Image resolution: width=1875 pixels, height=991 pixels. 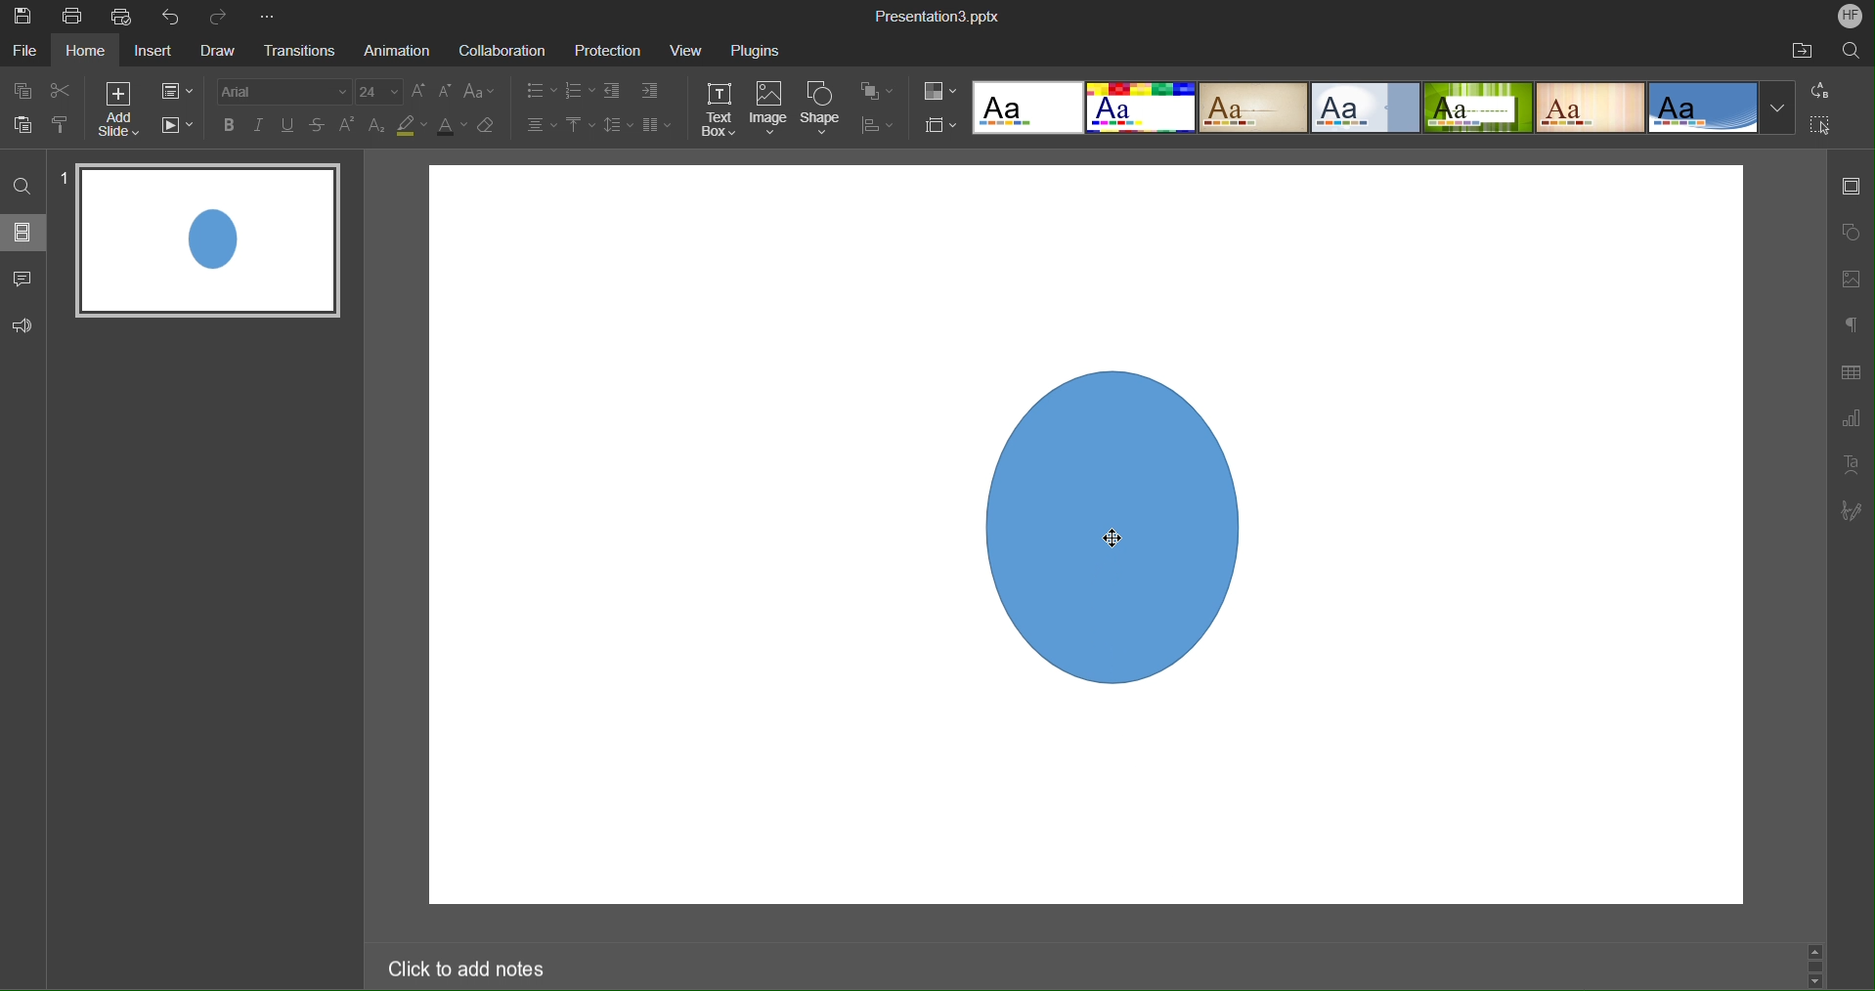 I want to click on Align, so click(x=884, y=126).